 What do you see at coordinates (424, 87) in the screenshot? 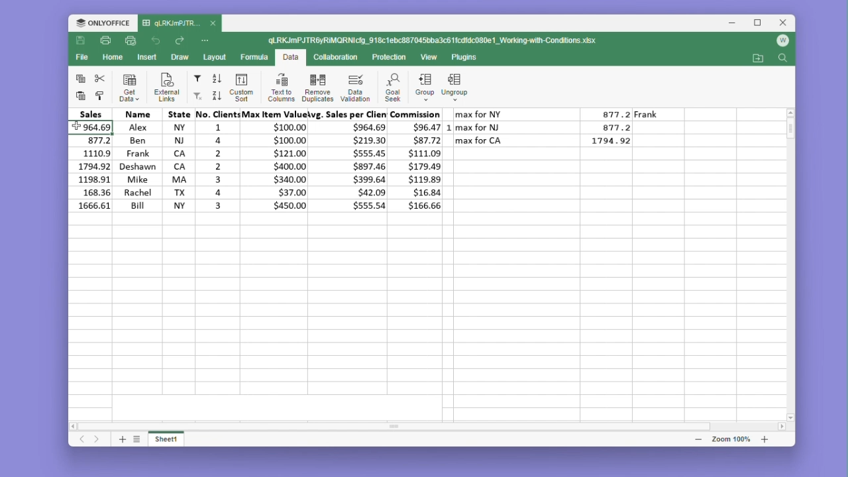
I see `Group` at bounding box center [424, 87].